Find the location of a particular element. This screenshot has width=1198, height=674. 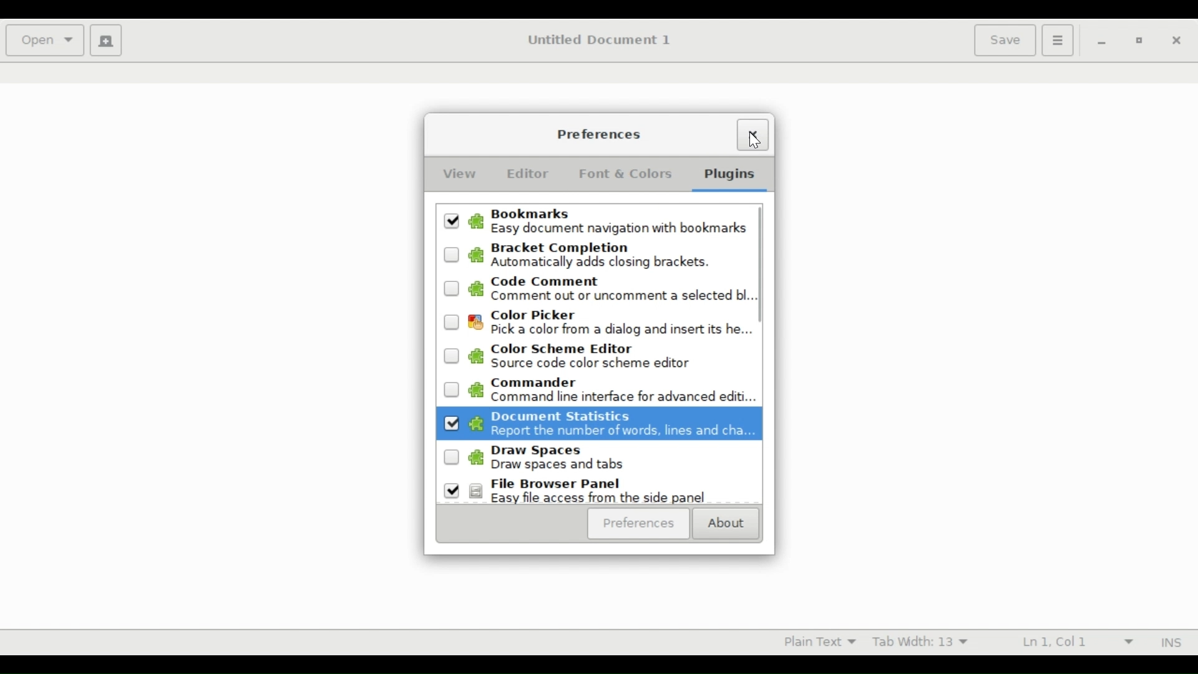

Create new document is located at coordinates (107, 40).